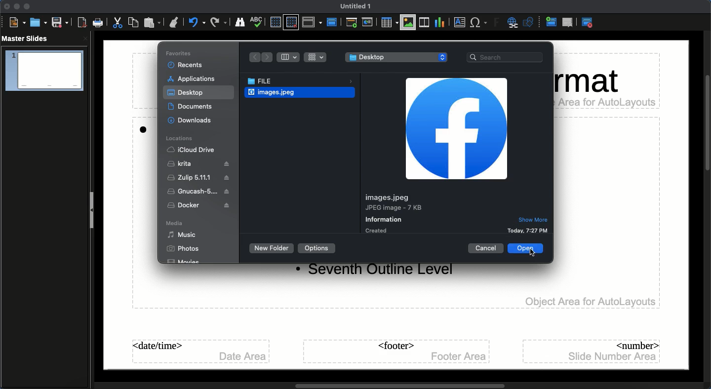 This screenshot has height=389, width=711. I want to click on Fontwork, so click(495, 22).